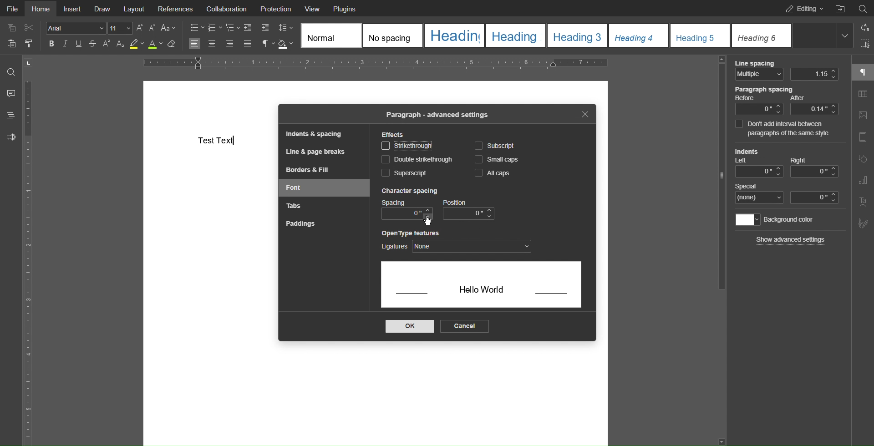 This screenshot has height=446, width=874. What do you see at coordinates (464, 326) in the screenshot?
I see `Cancel` at bounding box center [464, 326].